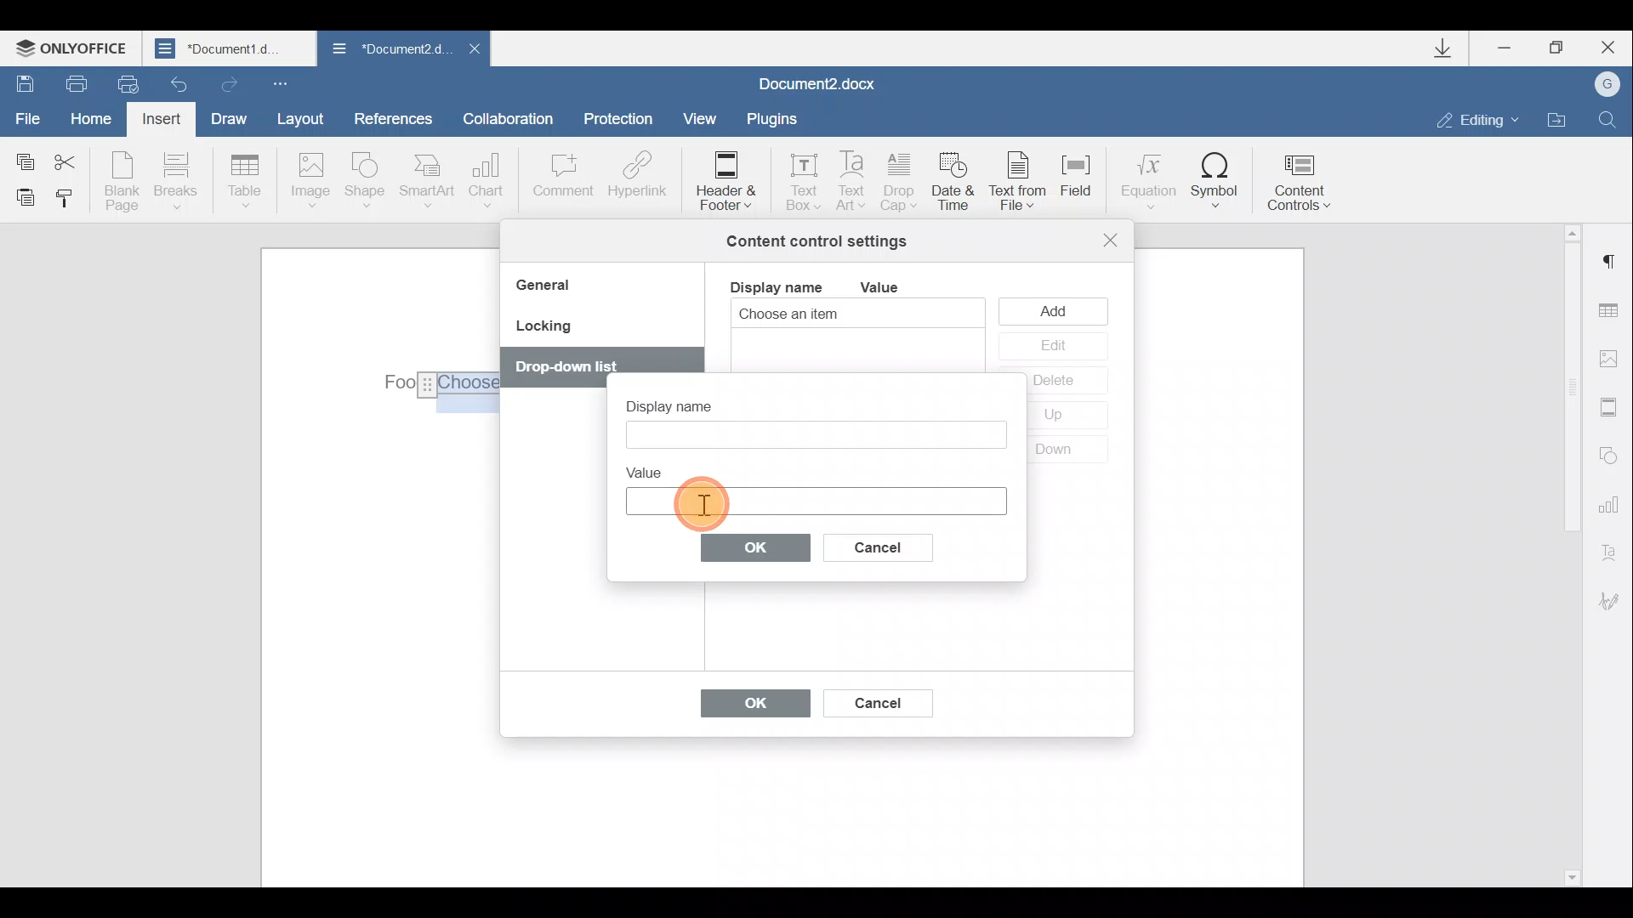 This screenshot has height=918, width=1633. Describe the element at coordinates (830, 315) in the screenshot. I see `Choose an item` at that location.